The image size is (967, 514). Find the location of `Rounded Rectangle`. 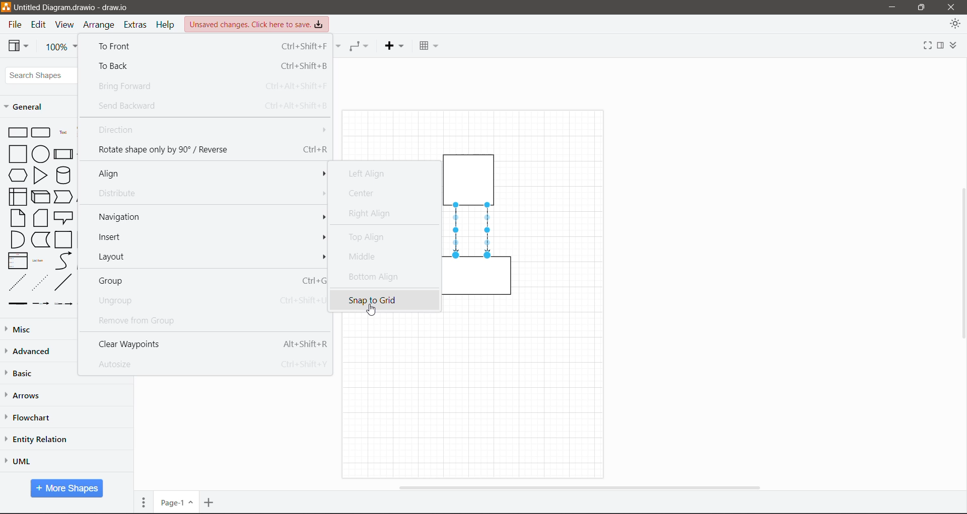

Rounded Rectangle is located at coordinates (41, 132).